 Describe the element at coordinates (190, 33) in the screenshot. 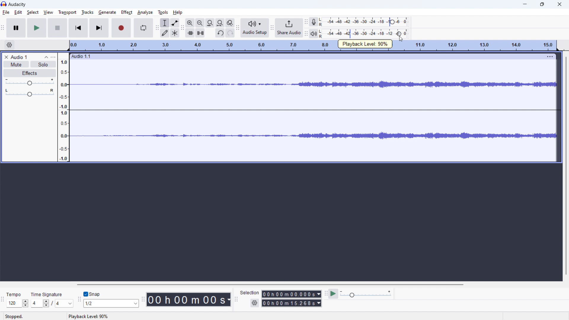

I see `trim audio outside selection` at that location.